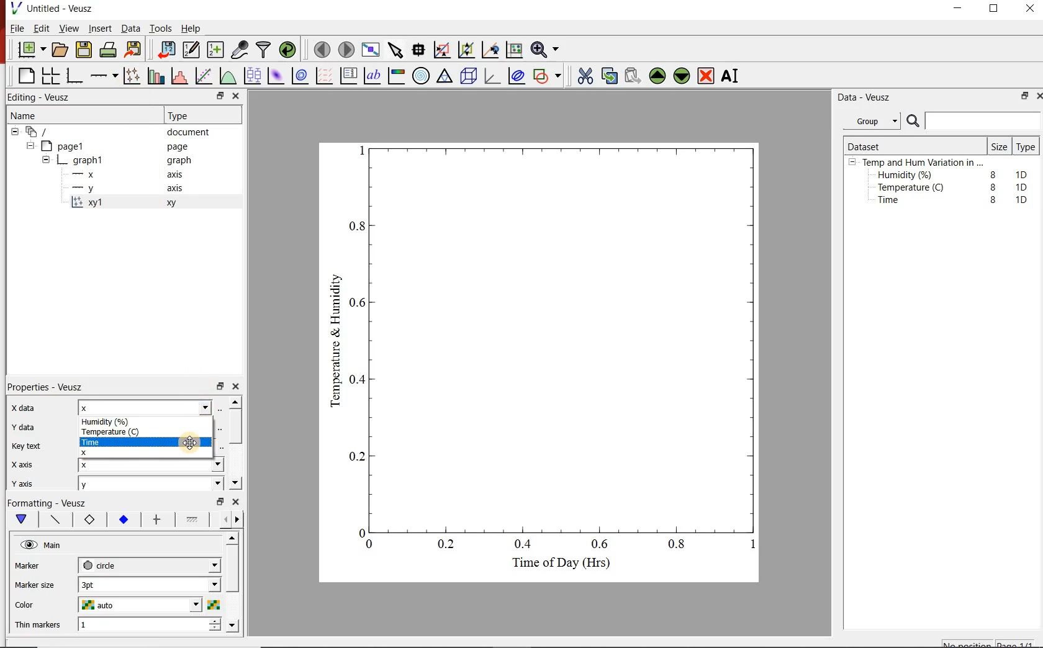  I want to click on Insert, so click(98, 29).